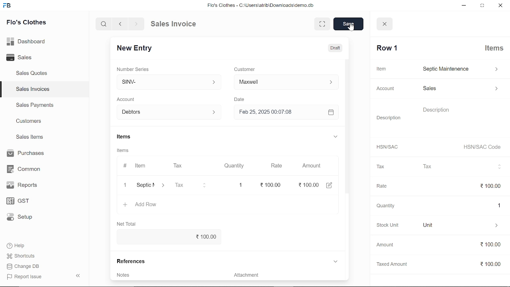 Image resolution: width=510 pixels, height=287 pixels. What do you see at coordinates (387, 147) in the screenshot?
I see `HSNISAC` at bounding box center [387, 147].